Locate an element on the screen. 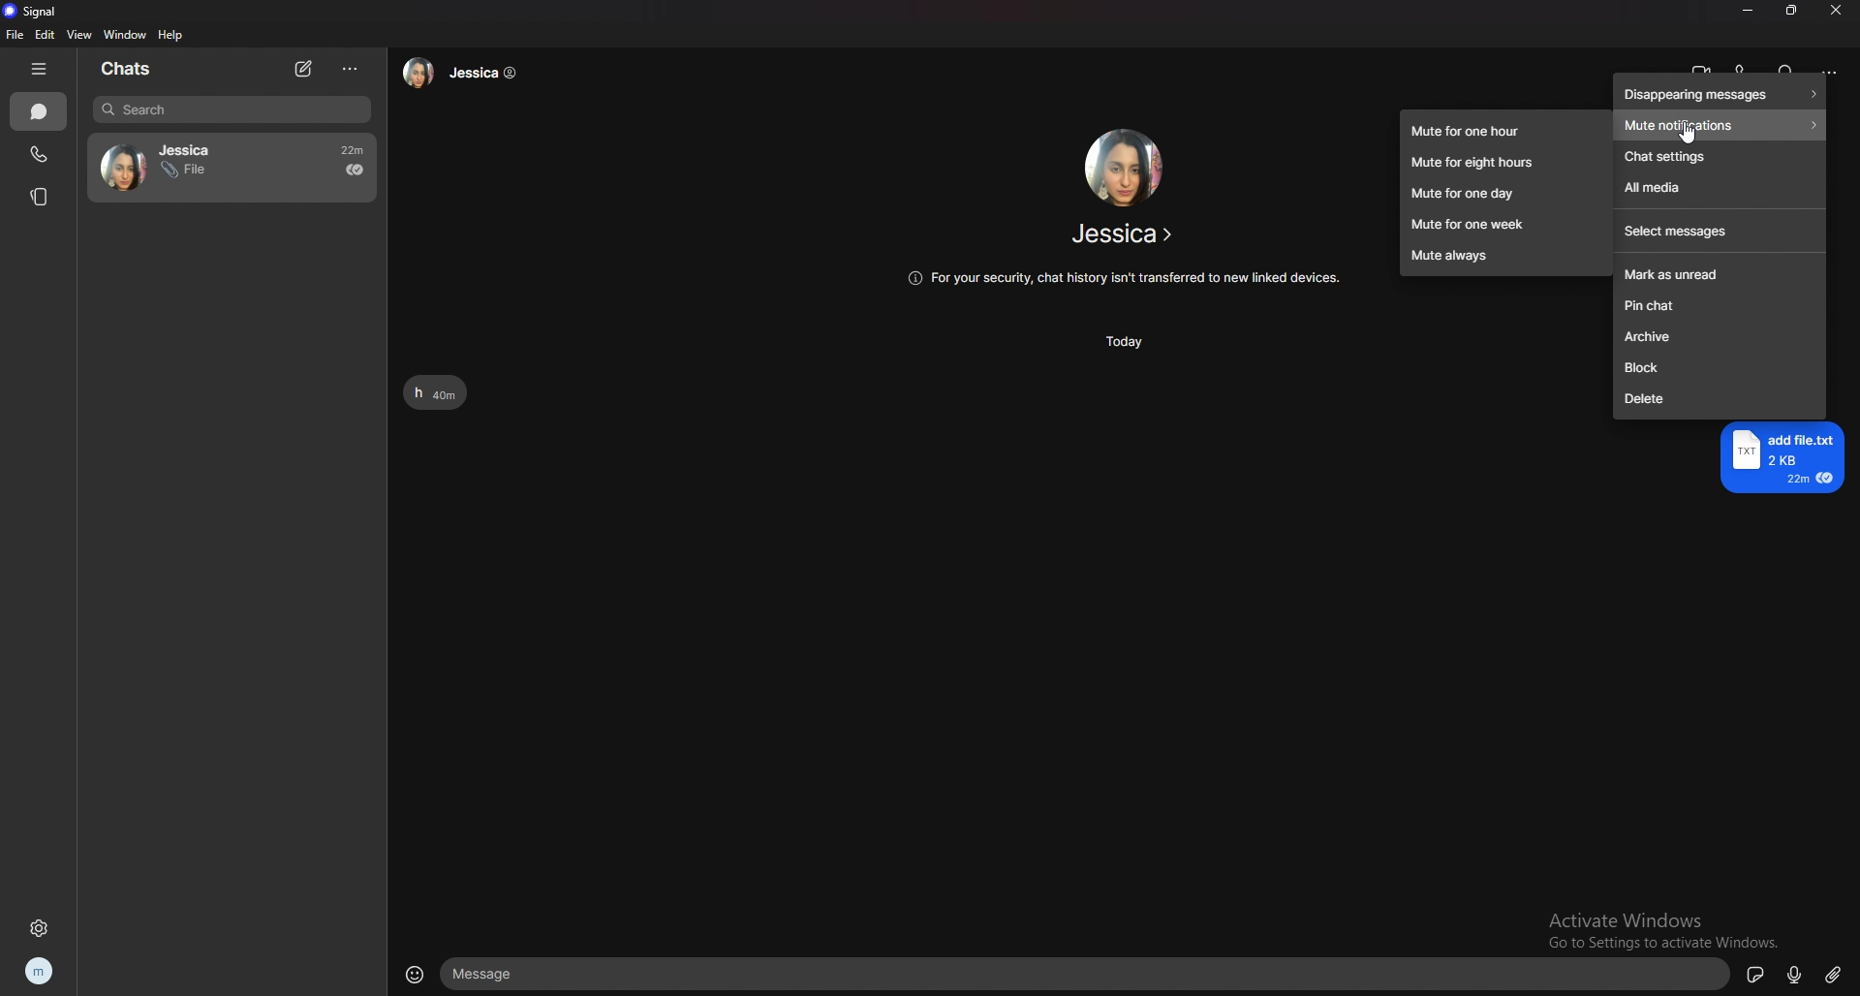 Image resolution: width=1860 pixels, height=996 pixels. calls is located at coordinates (42, 155).